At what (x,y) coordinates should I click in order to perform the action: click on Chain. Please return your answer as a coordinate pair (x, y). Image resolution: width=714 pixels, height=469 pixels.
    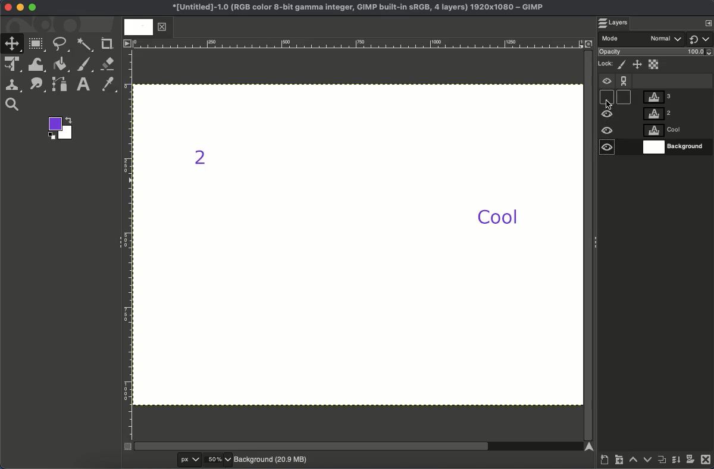
    Looking at the image, I should click on (624, 78).